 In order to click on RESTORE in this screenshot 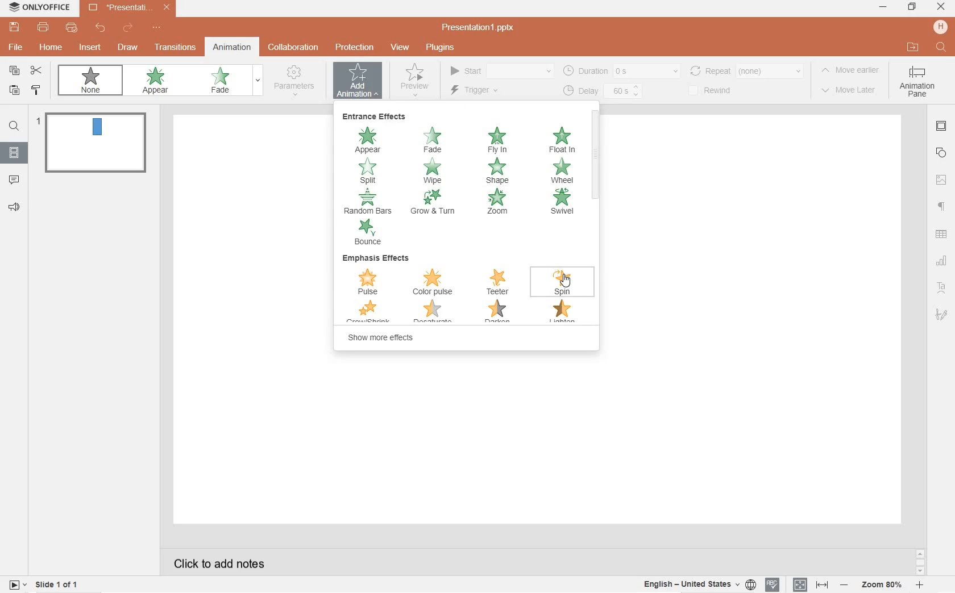, I will do `click(910, 7)`.